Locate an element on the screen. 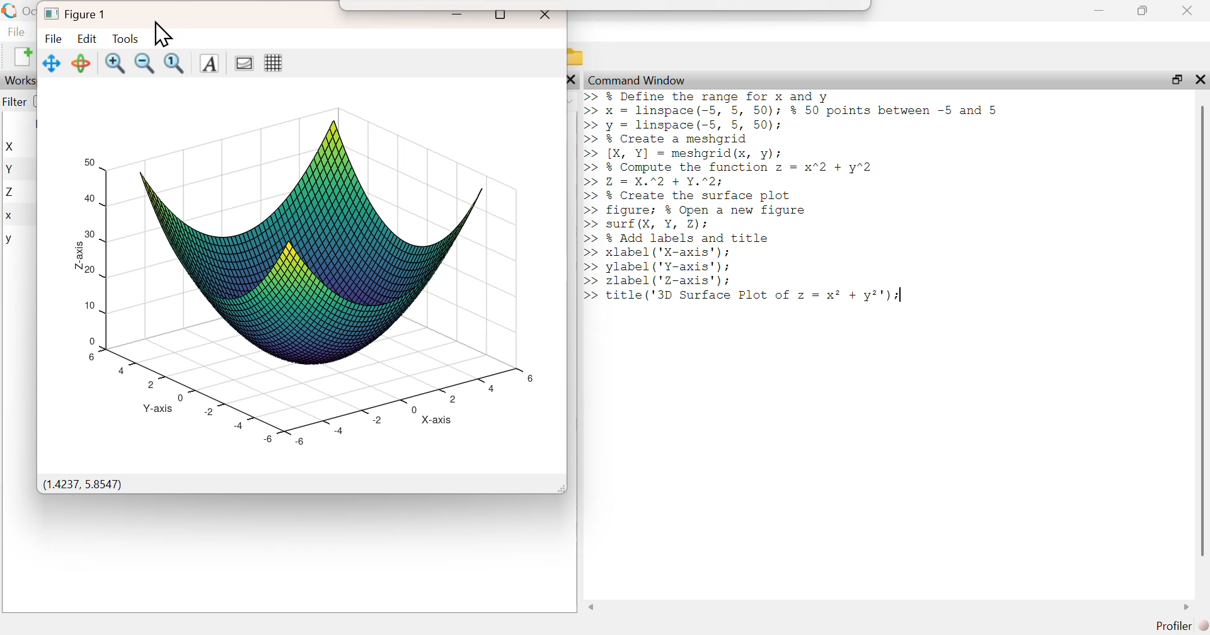 This screenshot has height=635, width=1210. x is located at coordinates (10, 217).